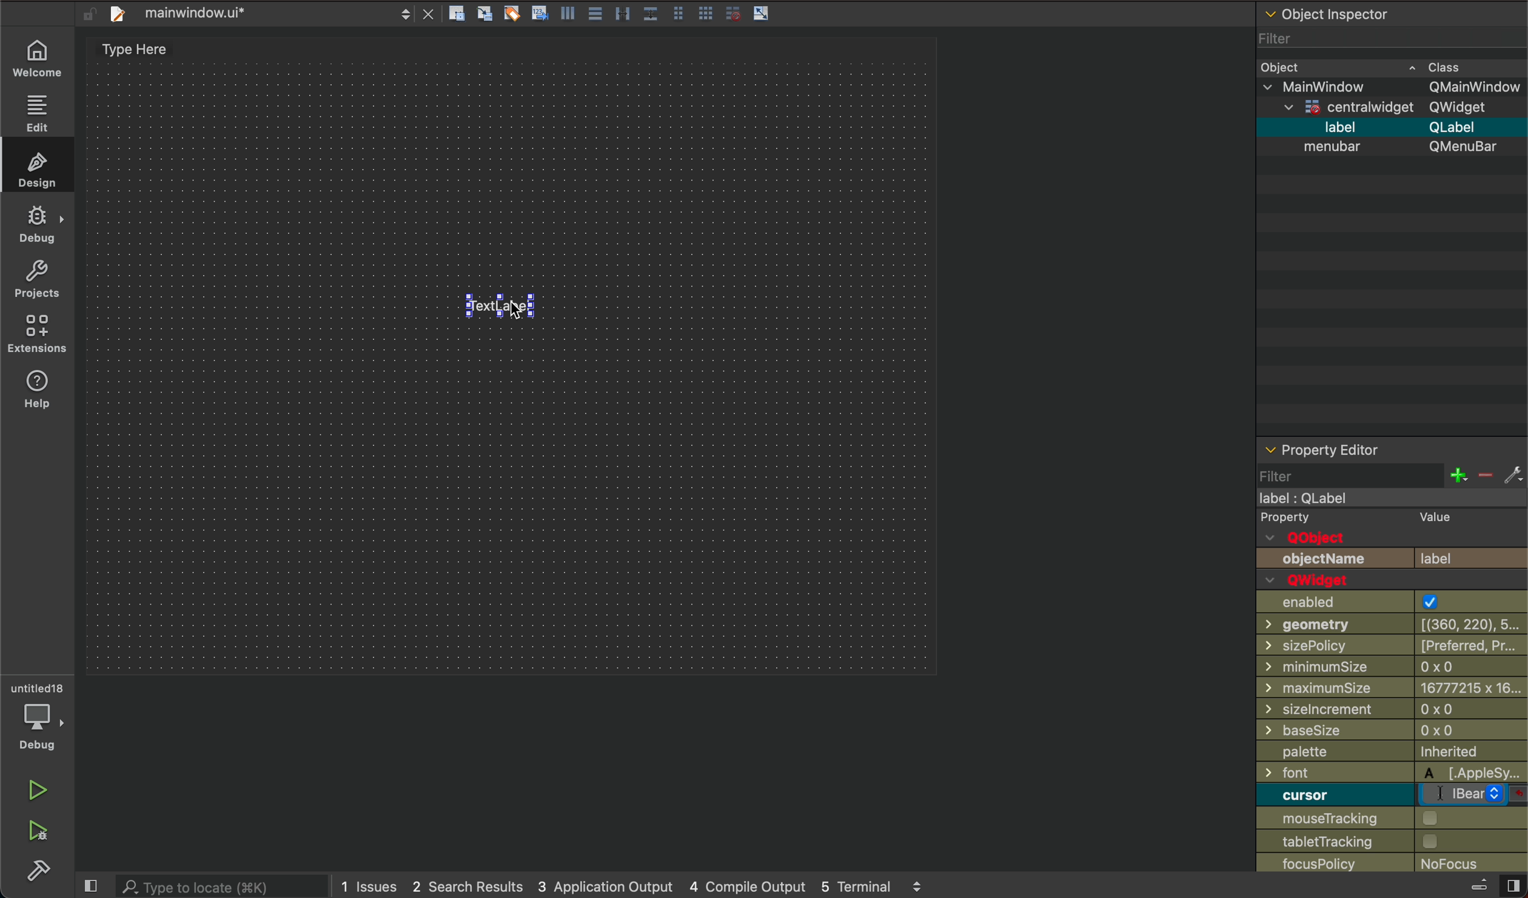 The image size is (1528, 898). I want to click on sizelncrement, so click(1330, 708).